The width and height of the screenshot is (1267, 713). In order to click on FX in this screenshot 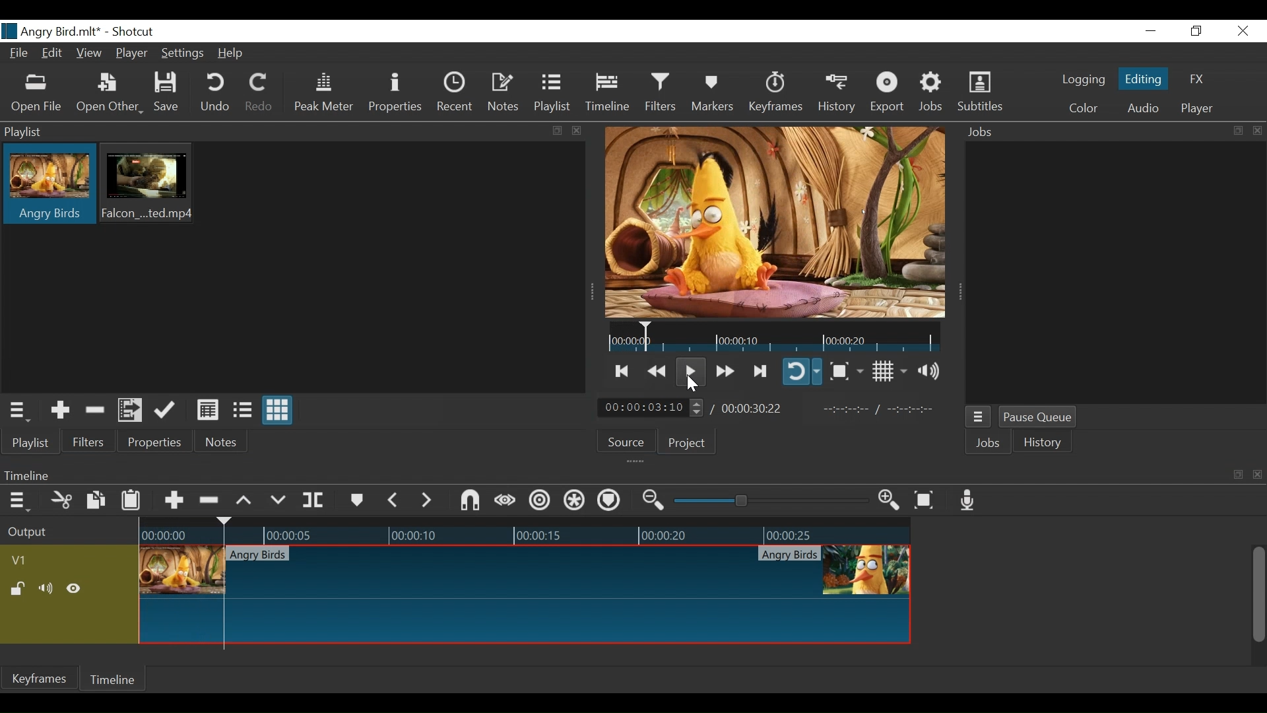, I will do `click(1196, 79)`.